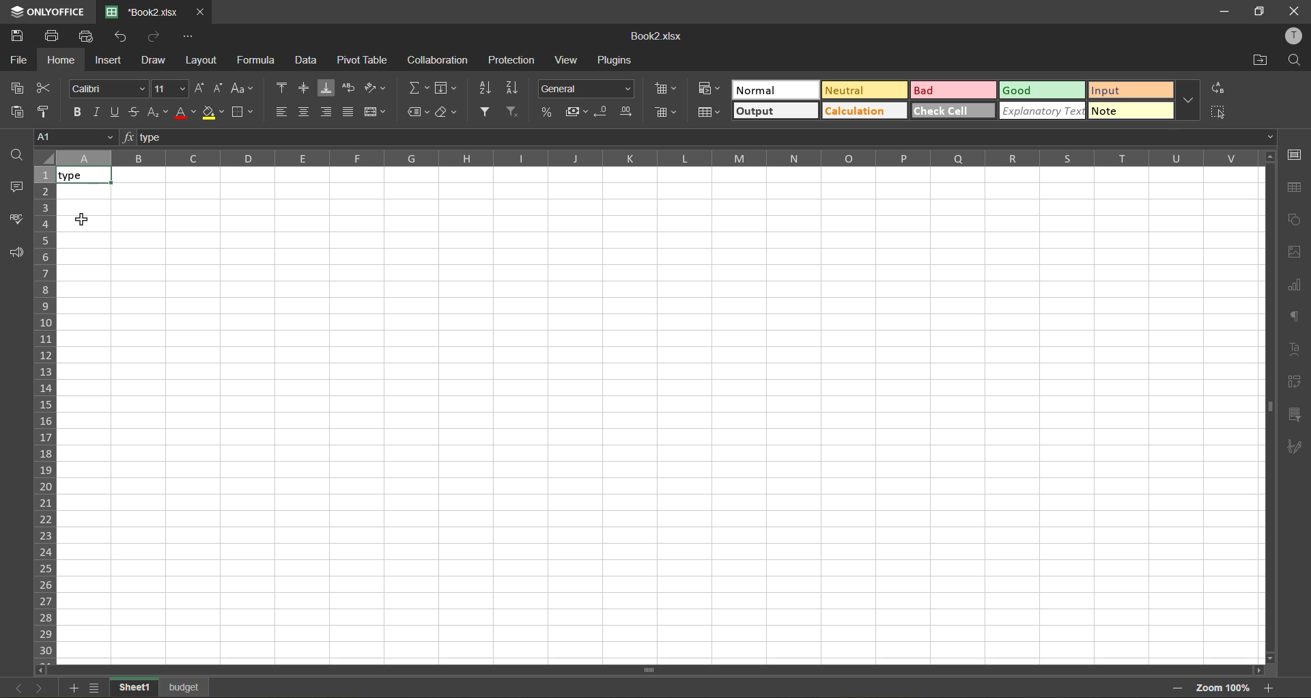  What do you see at coordinates (1221, 688) in the screenshot?
I see `zoom factor` at bounding box center [1221, 688].